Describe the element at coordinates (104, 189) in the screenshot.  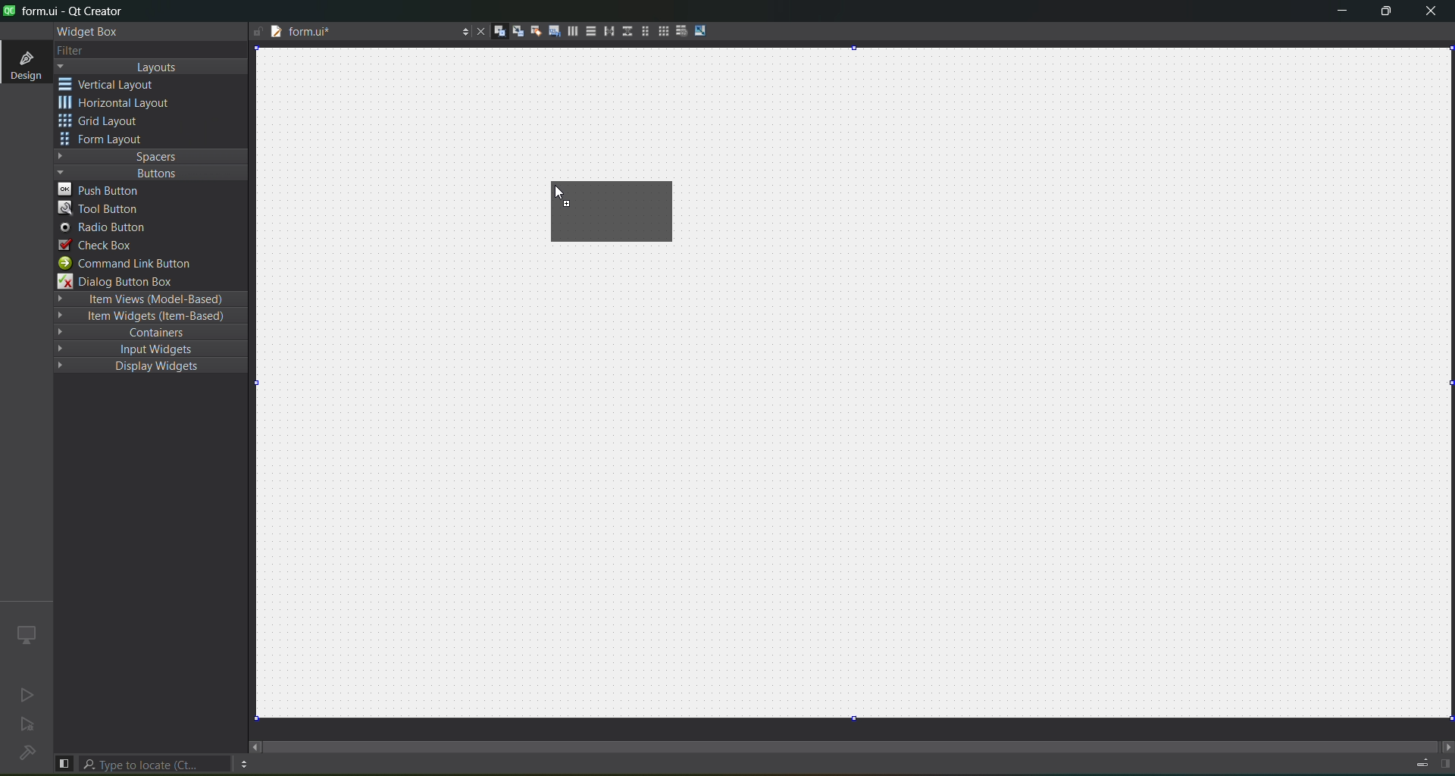
I see `push` at that location.